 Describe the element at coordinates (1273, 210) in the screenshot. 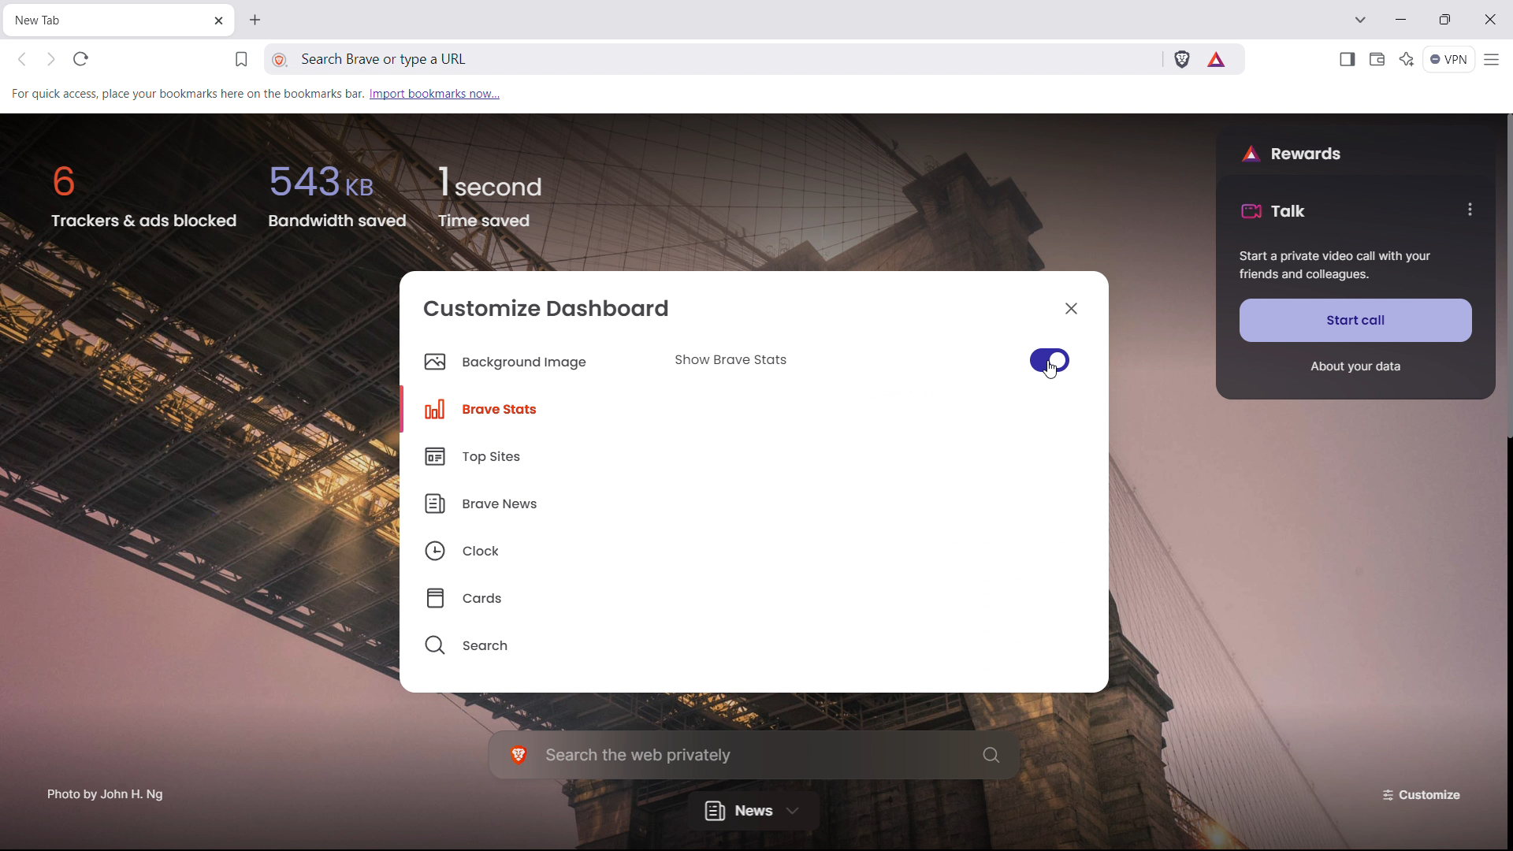

I see `talk` at that location.